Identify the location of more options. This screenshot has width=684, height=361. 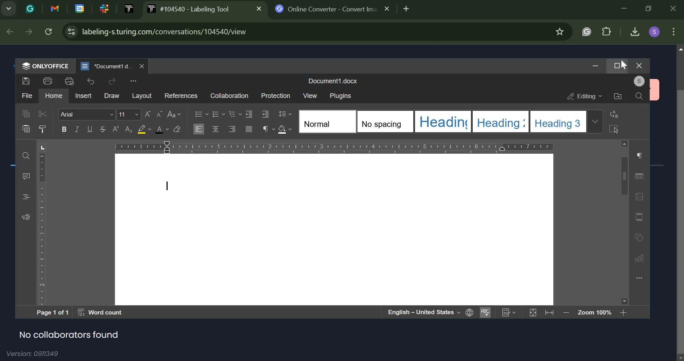
(640, 278).